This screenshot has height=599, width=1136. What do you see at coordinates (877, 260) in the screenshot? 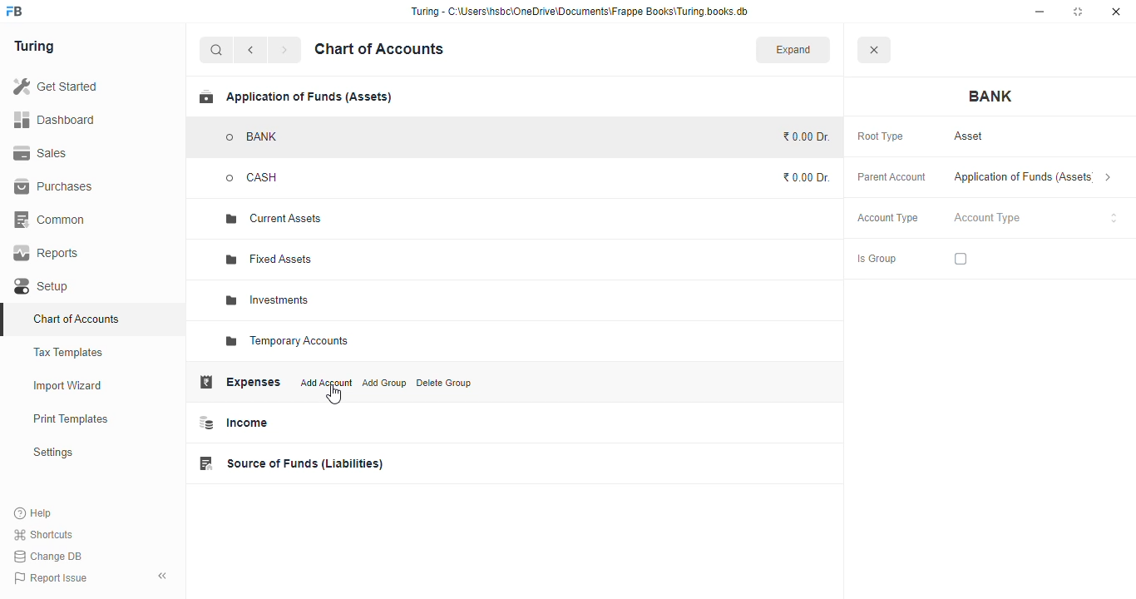
I see `is group` at bounding box center [877, 260].